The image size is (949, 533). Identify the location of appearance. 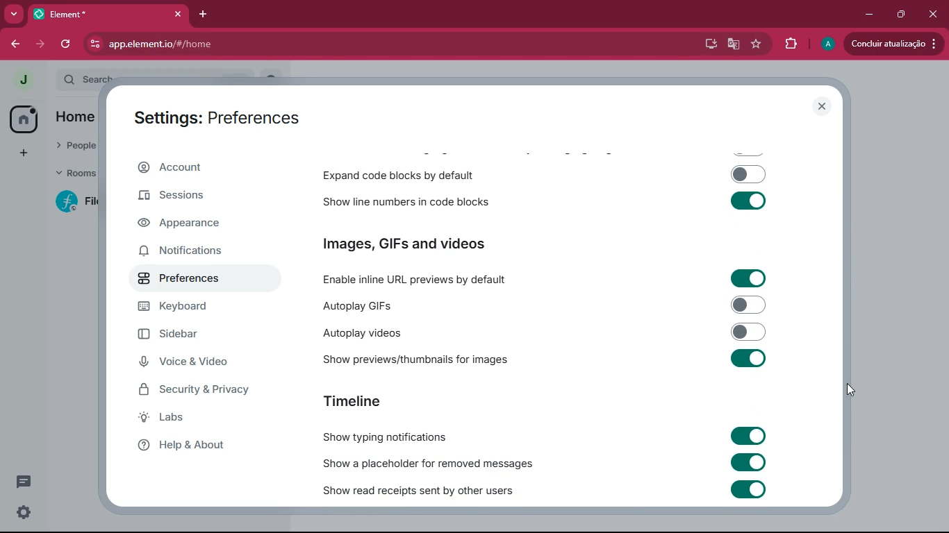
(191, 224).